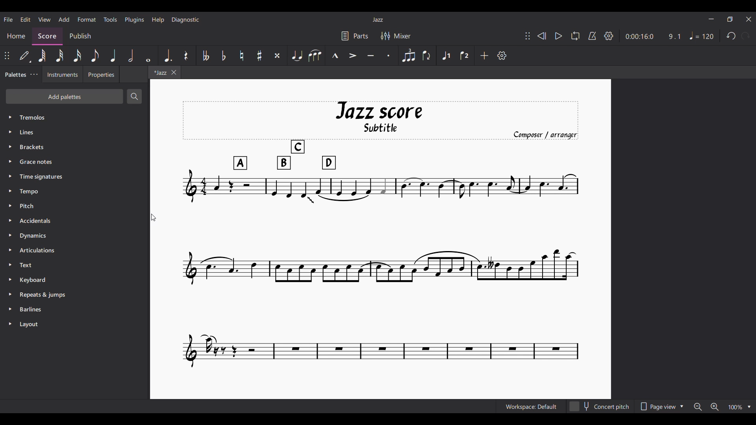  I want to click on Dynamics, so click(74, 236).